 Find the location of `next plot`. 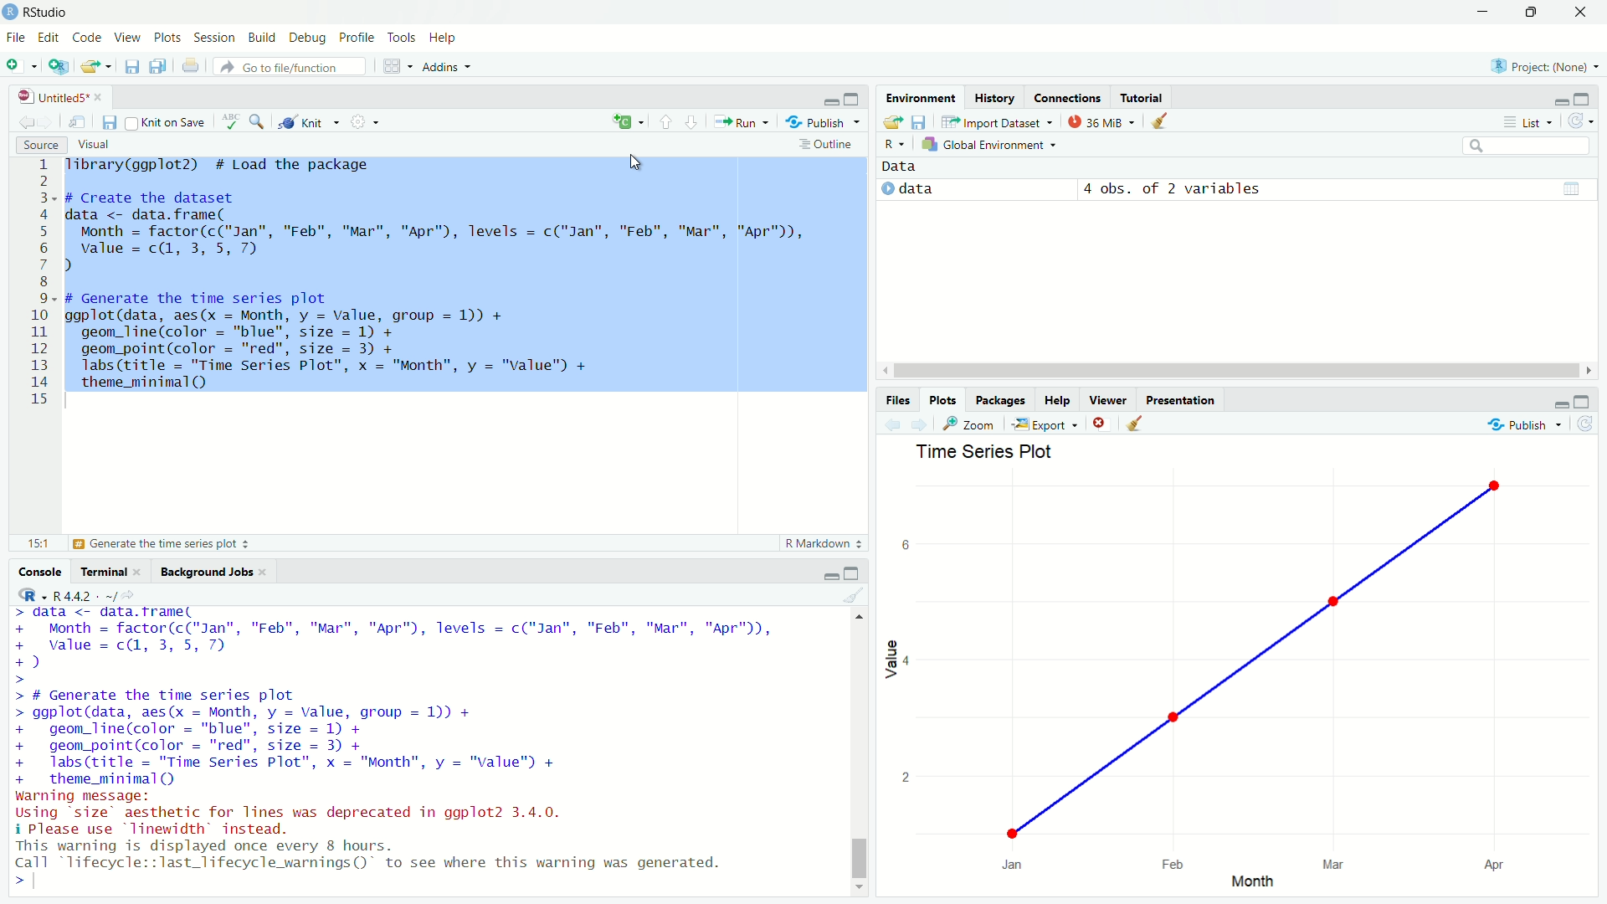

next plot is located at coordinates (919, 425).